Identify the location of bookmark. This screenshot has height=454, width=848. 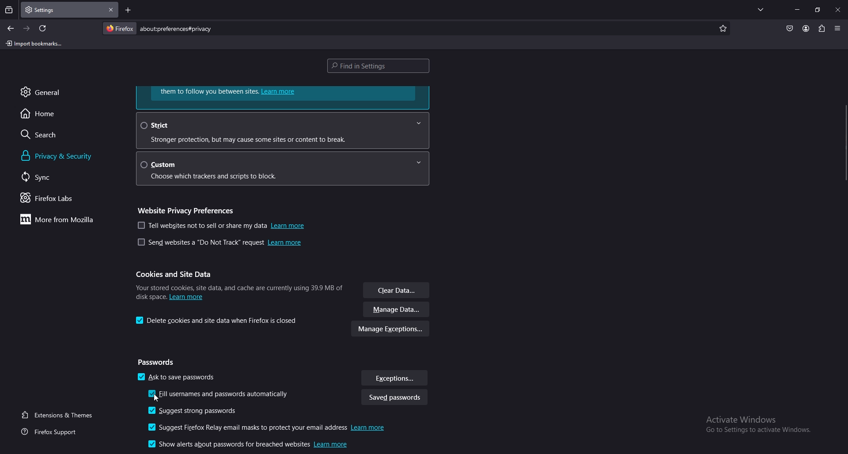
(723, 29).